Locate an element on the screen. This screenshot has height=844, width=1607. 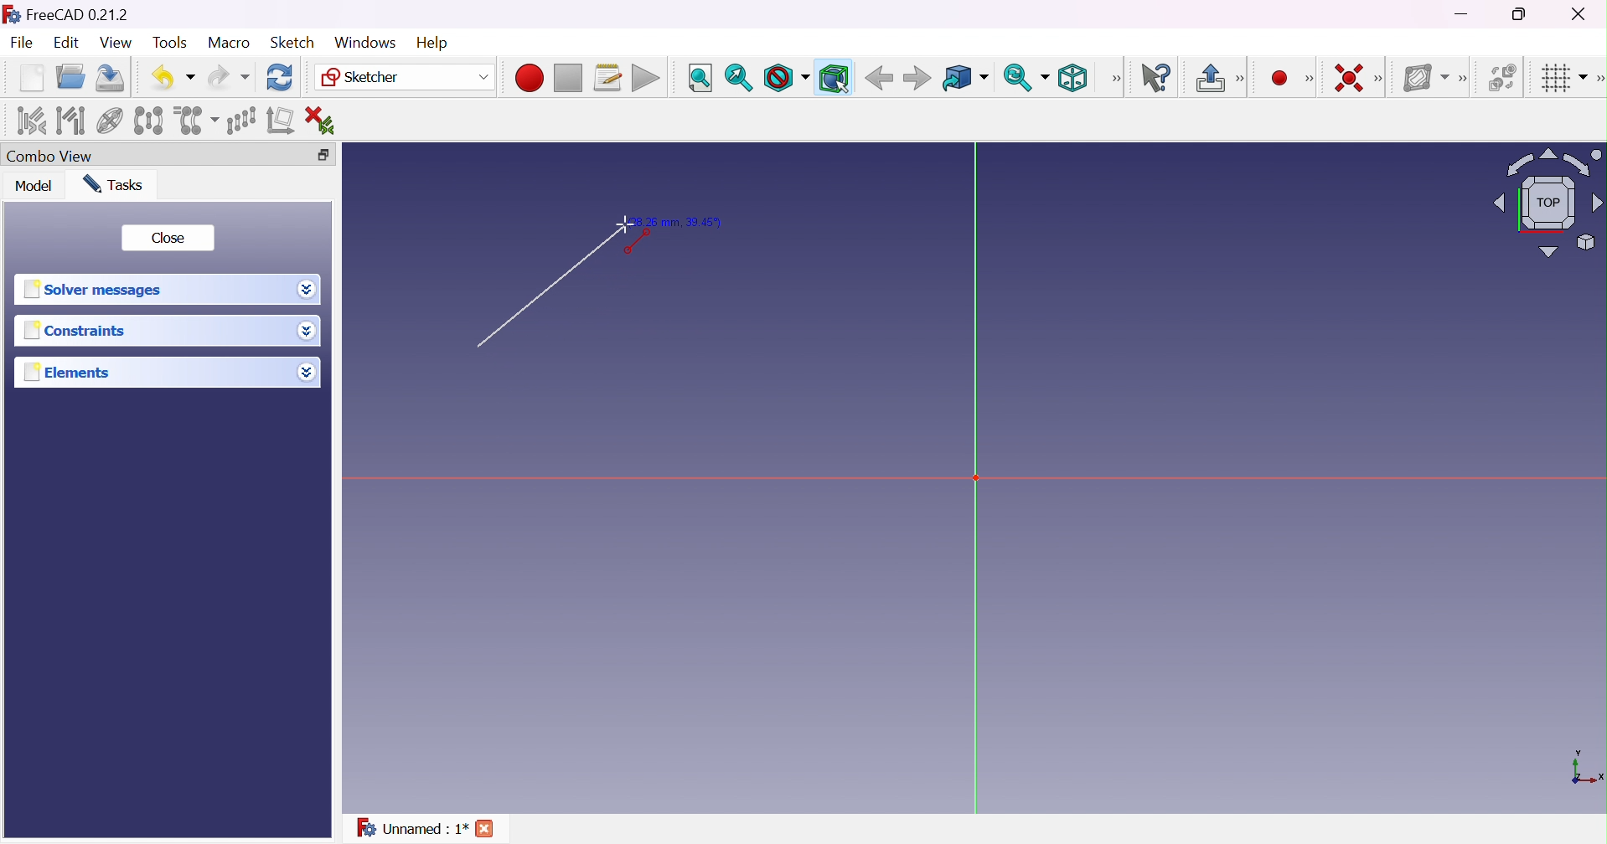
Select associated geometry is located at coordinates (70, 121).